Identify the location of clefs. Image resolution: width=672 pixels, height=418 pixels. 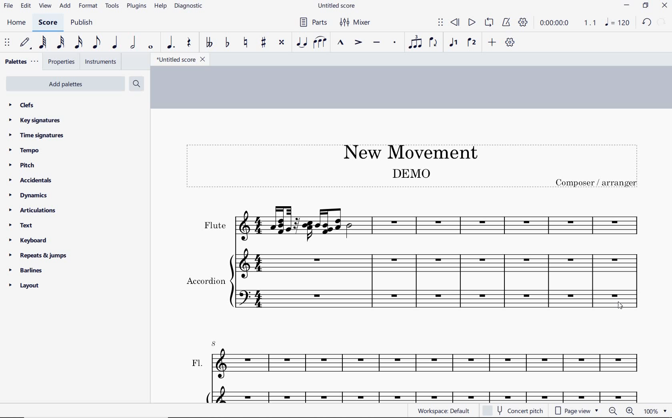
(22, 105).